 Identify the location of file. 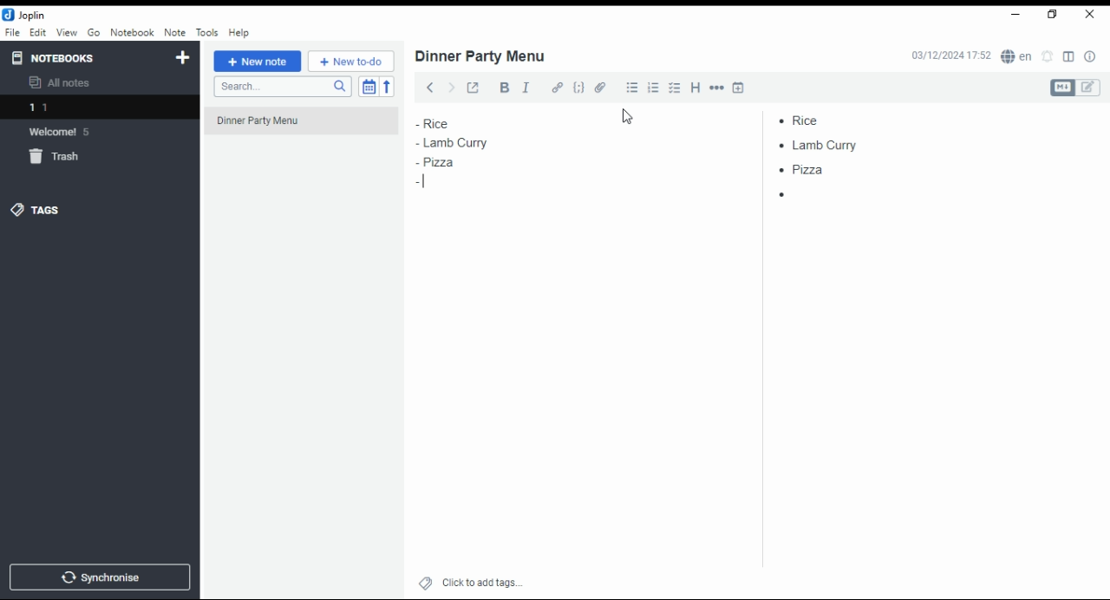
(12, 32).